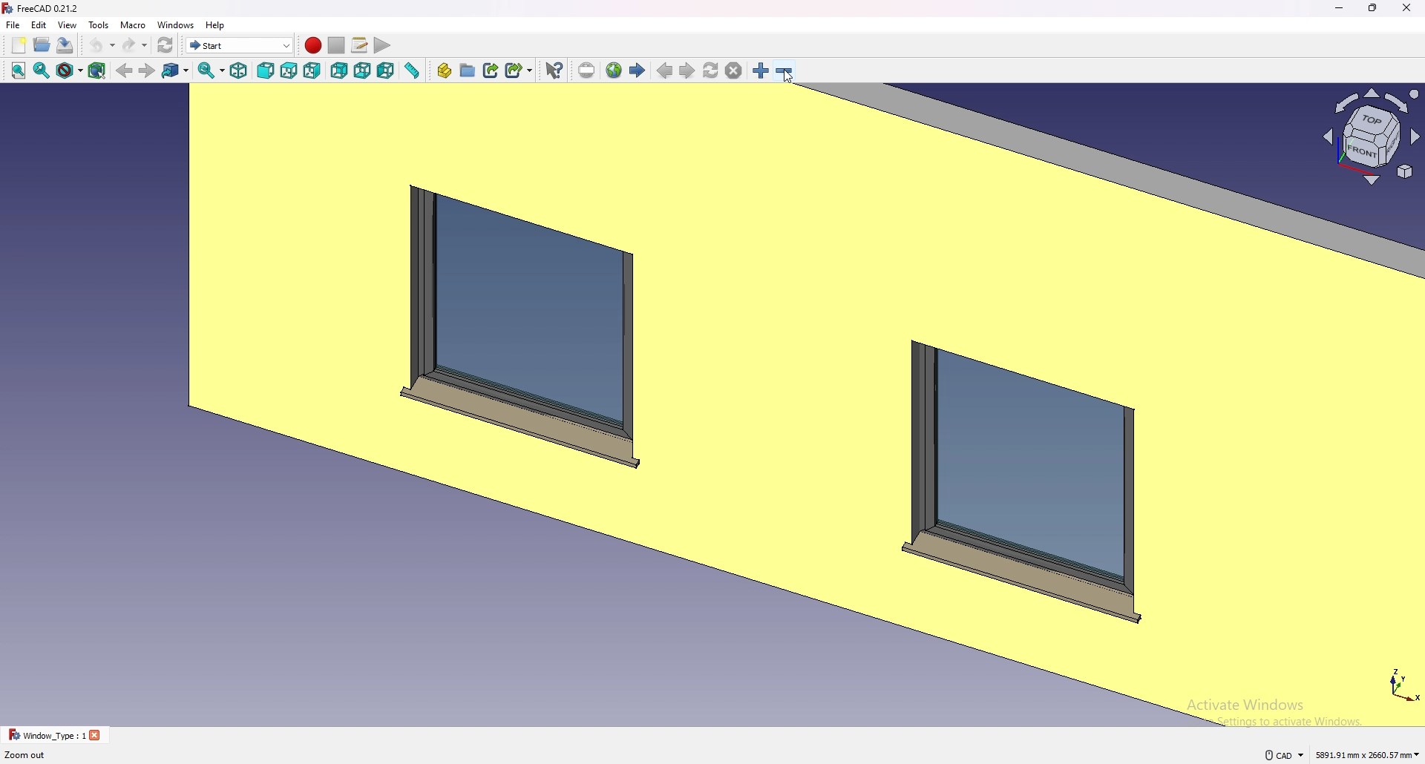 Image resolution: width=1425 pixels, height=764 pixels. I want to click on cursor, so click(789, 76).